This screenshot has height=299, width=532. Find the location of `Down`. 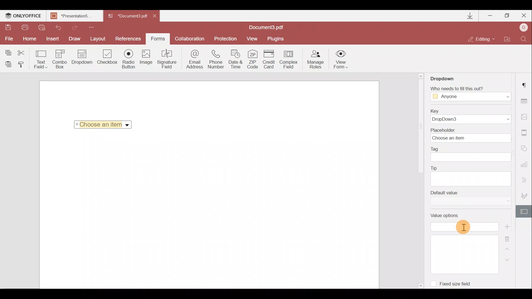

Down is located at coordinates (506, 260).